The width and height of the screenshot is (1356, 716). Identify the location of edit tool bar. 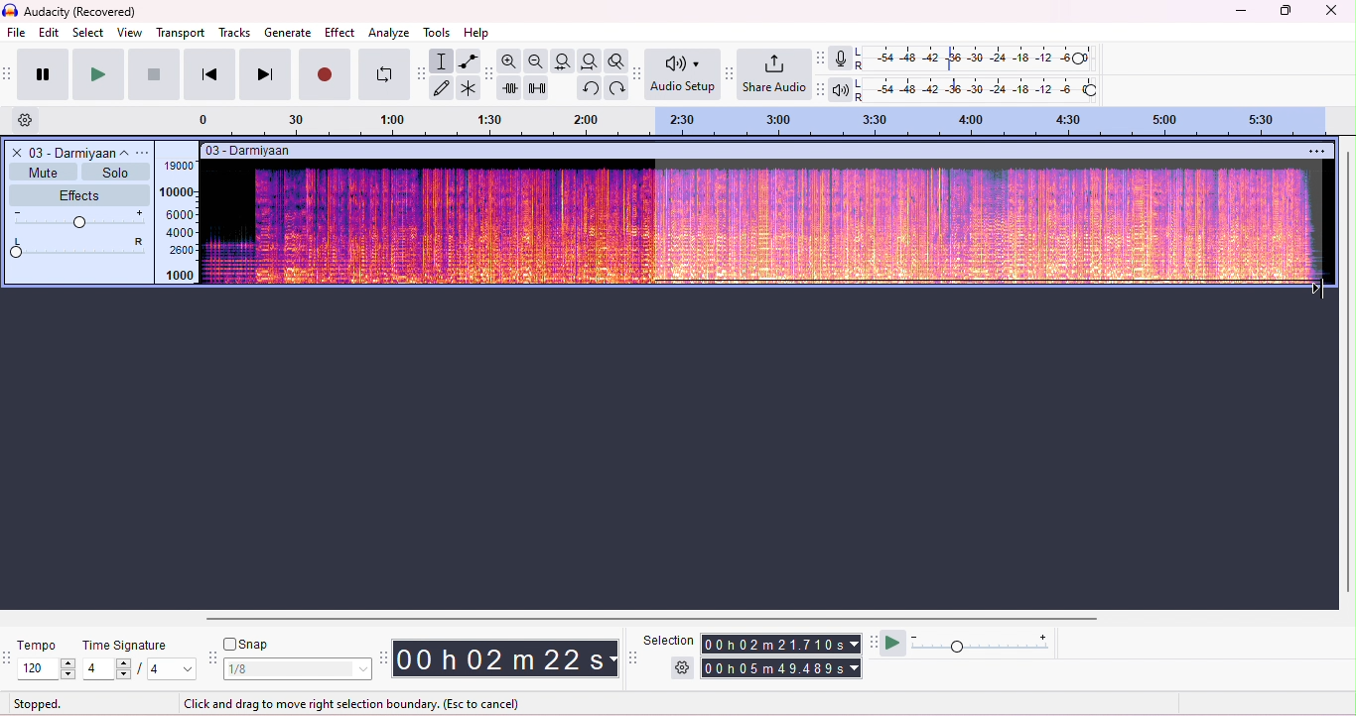
(489, 75).